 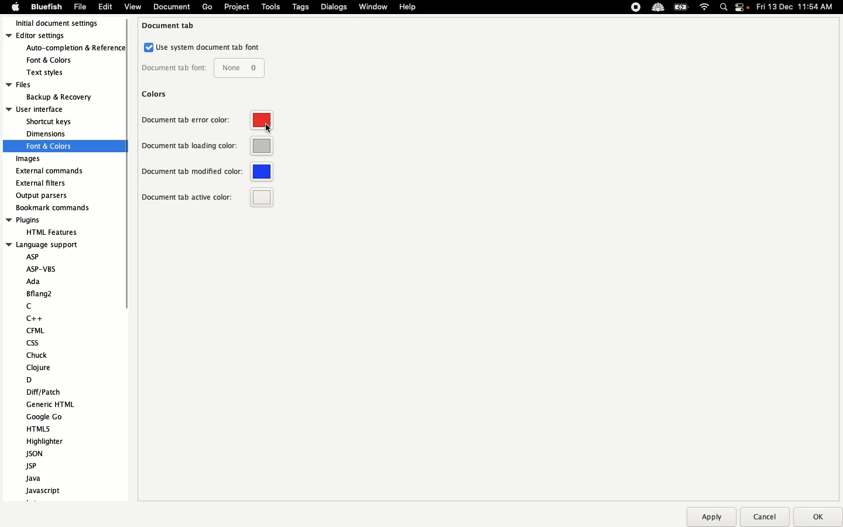 I want to click on Apply, so click(x=711, y=517).